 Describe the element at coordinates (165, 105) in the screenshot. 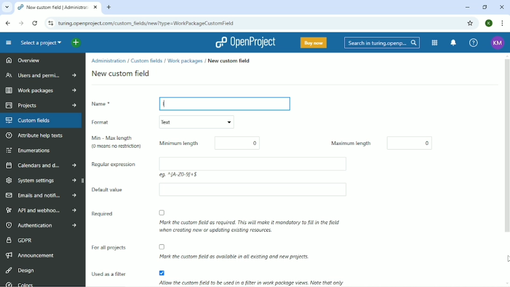

I see `Typing Cursor` at that location.